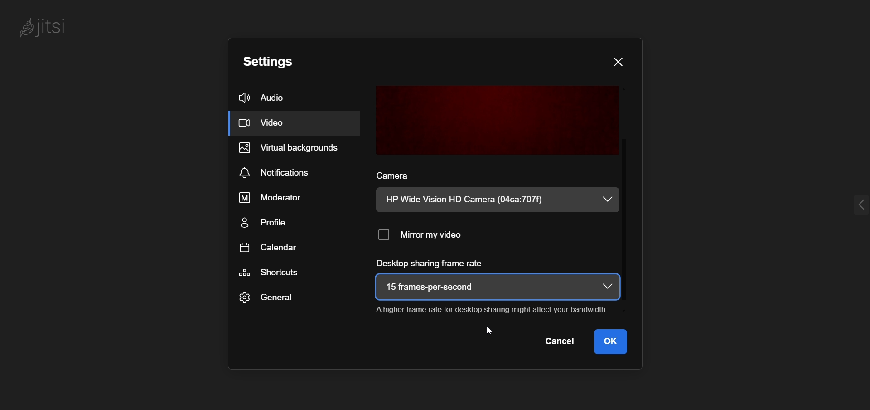 Image resolution: width=870 pixels, height=410 pixels. What do you see at coordinates (49, 28) in the screenshot?
I see `jitsi` at bounding box center [49, 28].